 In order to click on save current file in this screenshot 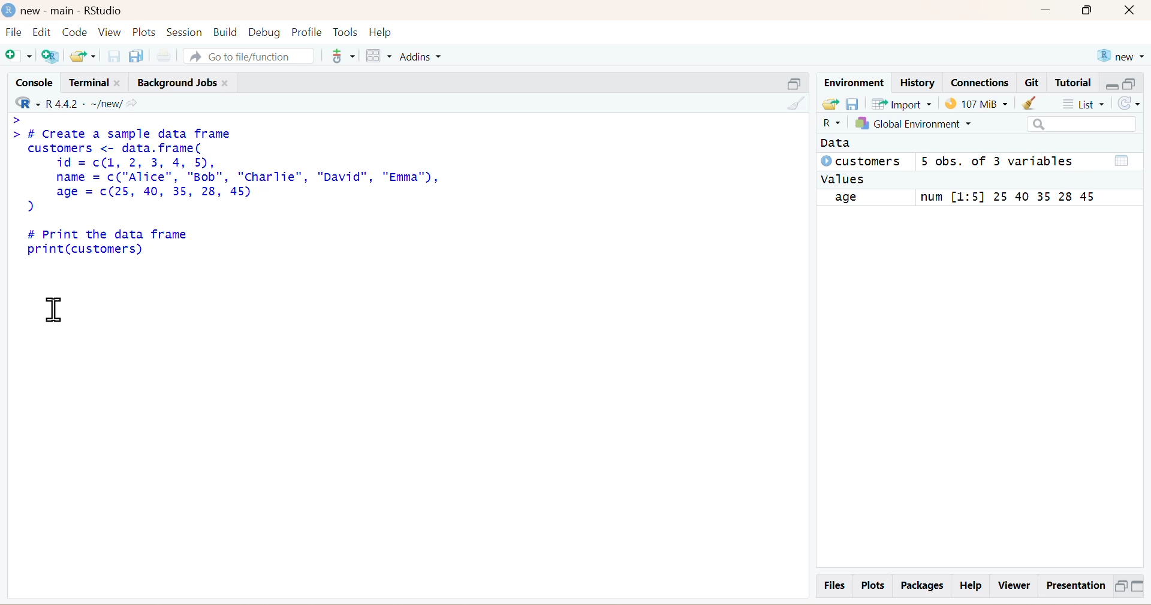, I will do `click(114, 55)`.